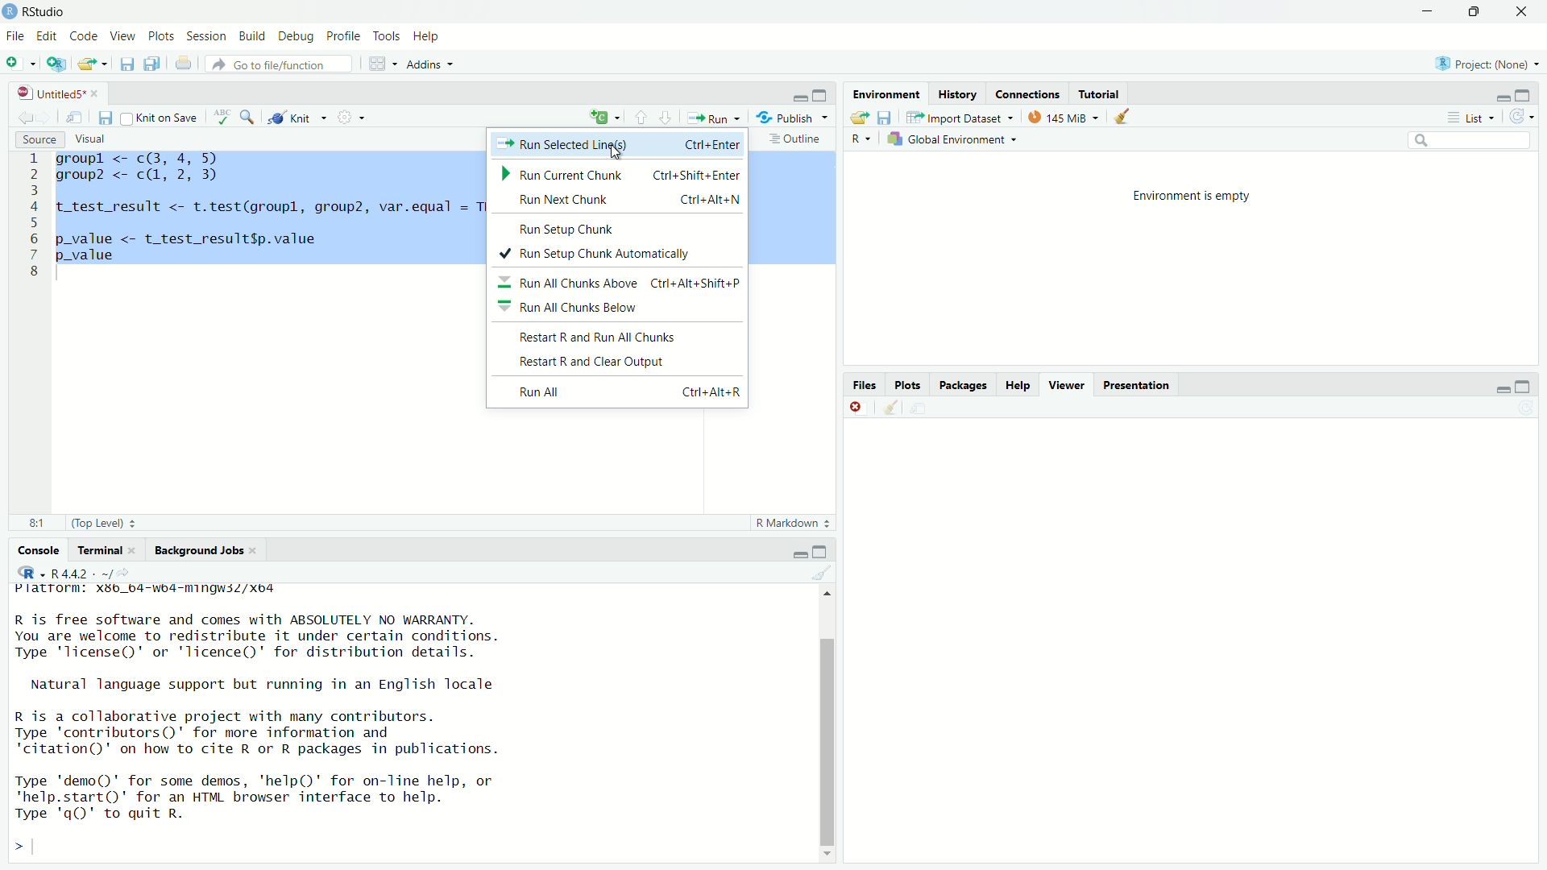 The image size is (1547, 870). Describe the element at coordinates (1139, 384) in the screenshot. I see `Presentation` at that location.